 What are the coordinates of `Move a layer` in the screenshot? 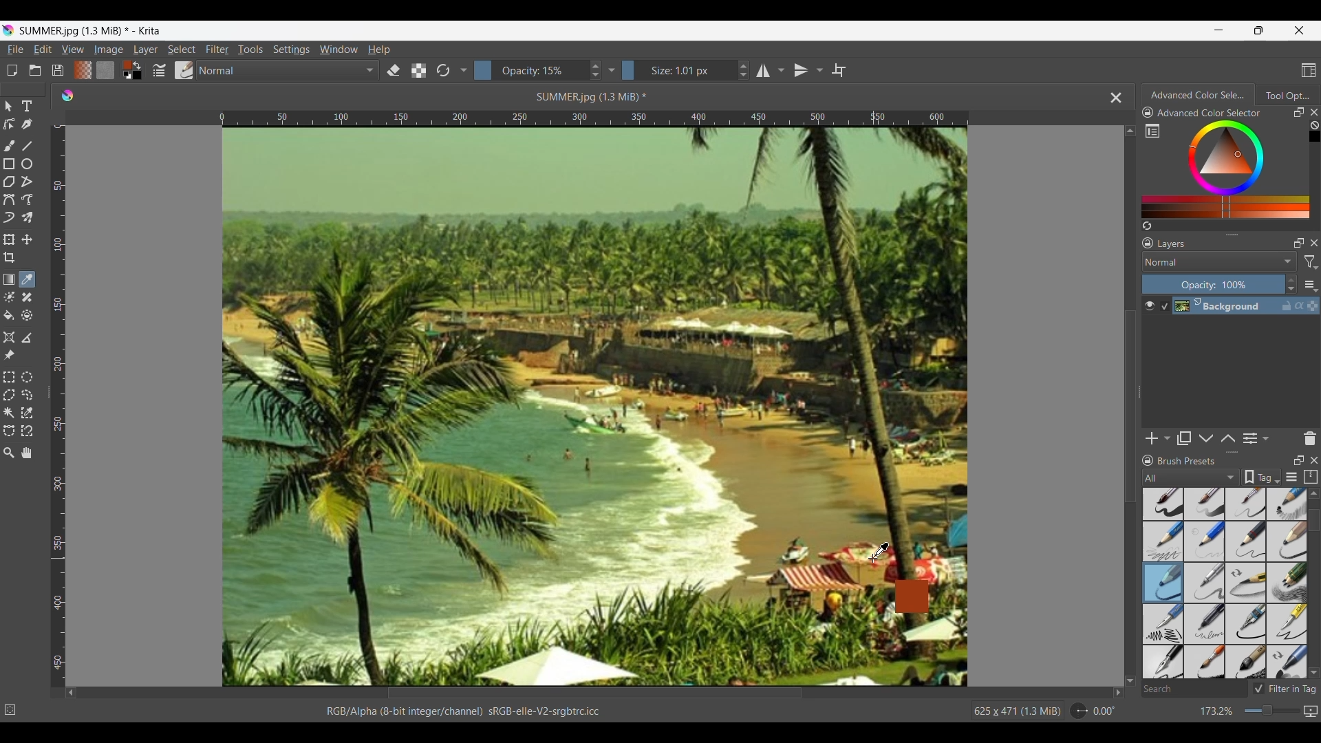 It's located at (26, 239).